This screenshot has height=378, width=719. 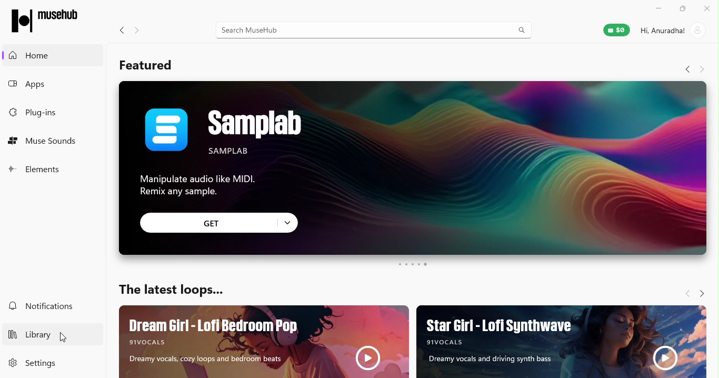 What do you see at coordinates (167, 286) in the screenshot?
I see `Latest loops` at bounding box center [167, 286].